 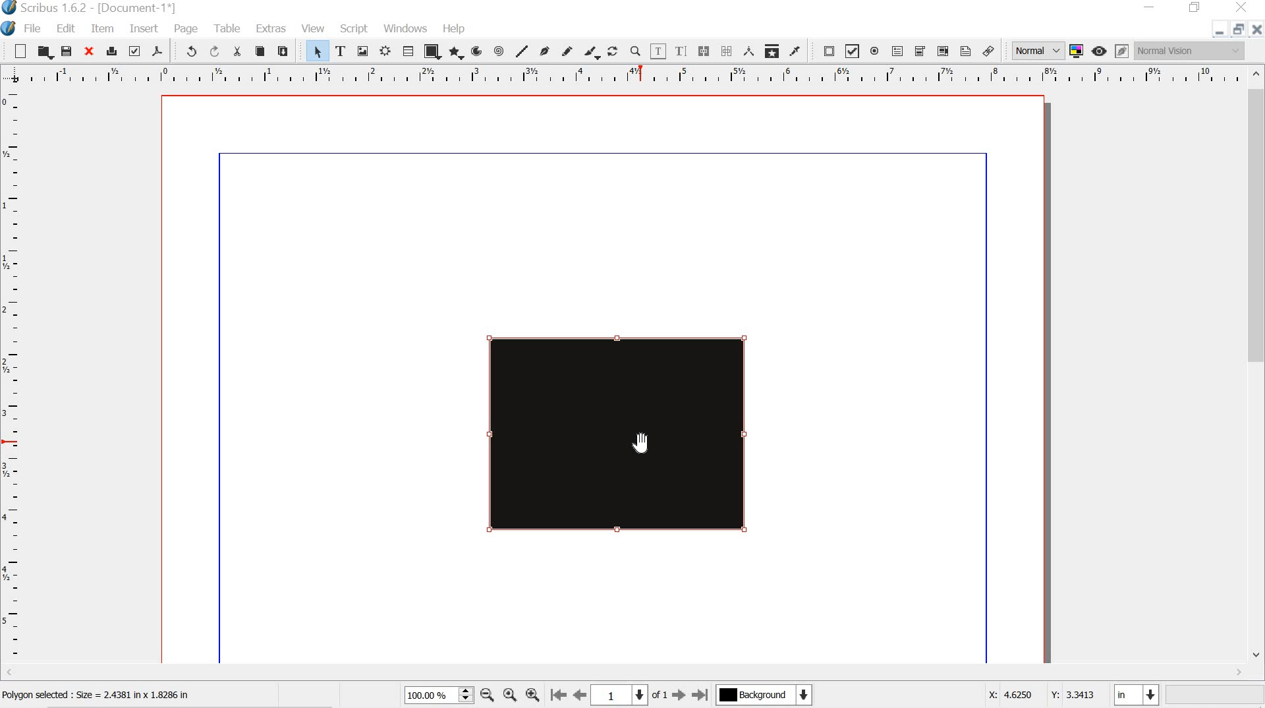 I want to click on zoom out, so click(x=487, y=696).